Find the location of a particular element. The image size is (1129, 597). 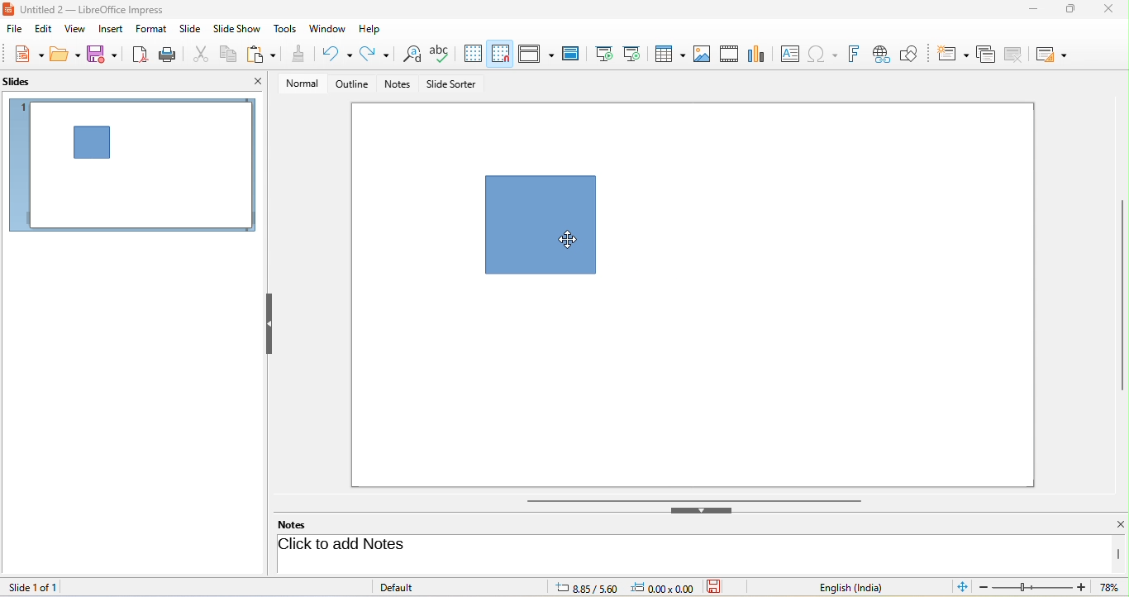

text box is located at coordinates (788, 54).